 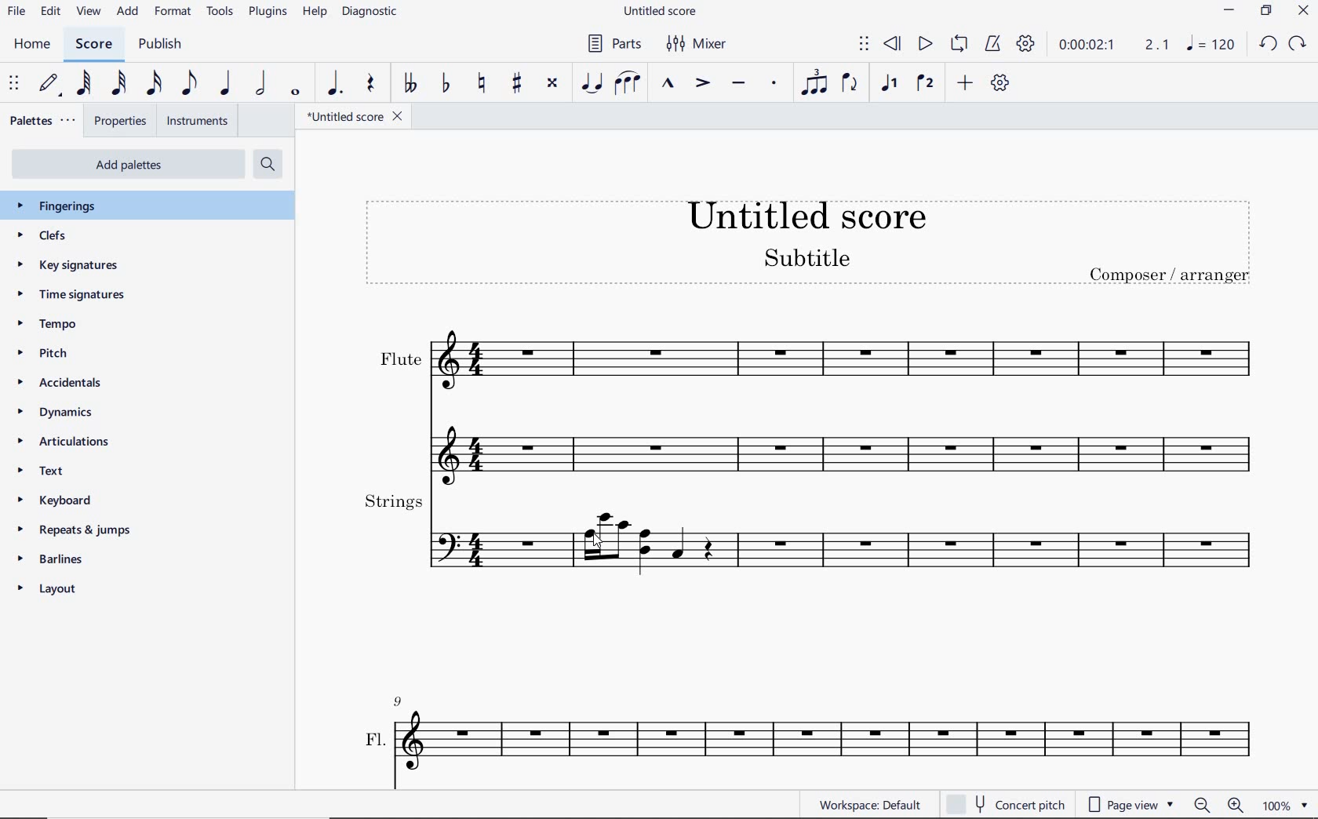 I want to click on add palettes, so click(x=126, y=163).